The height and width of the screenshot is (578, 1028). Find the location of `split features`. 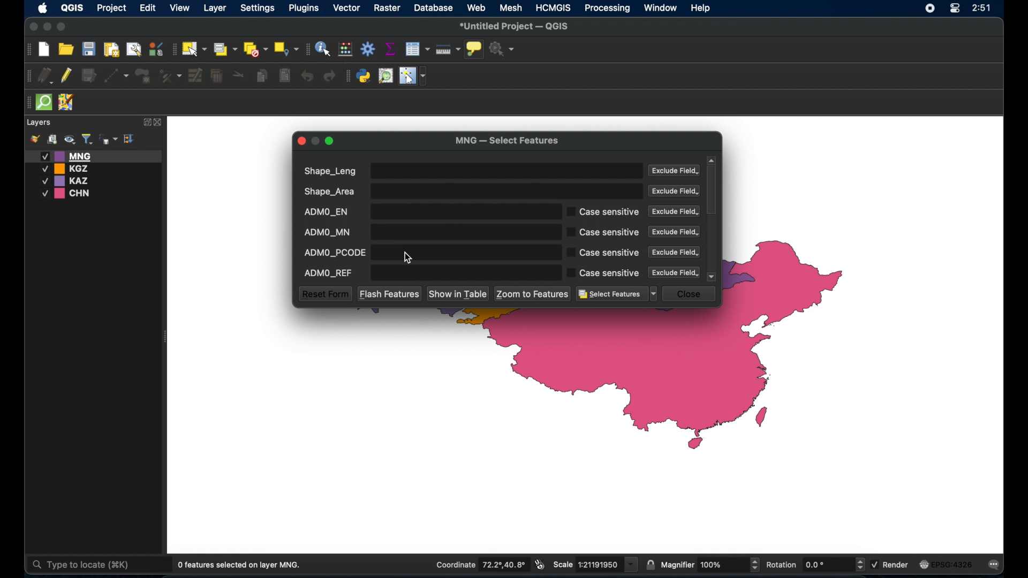

split features is located at coordinates (239, 76).